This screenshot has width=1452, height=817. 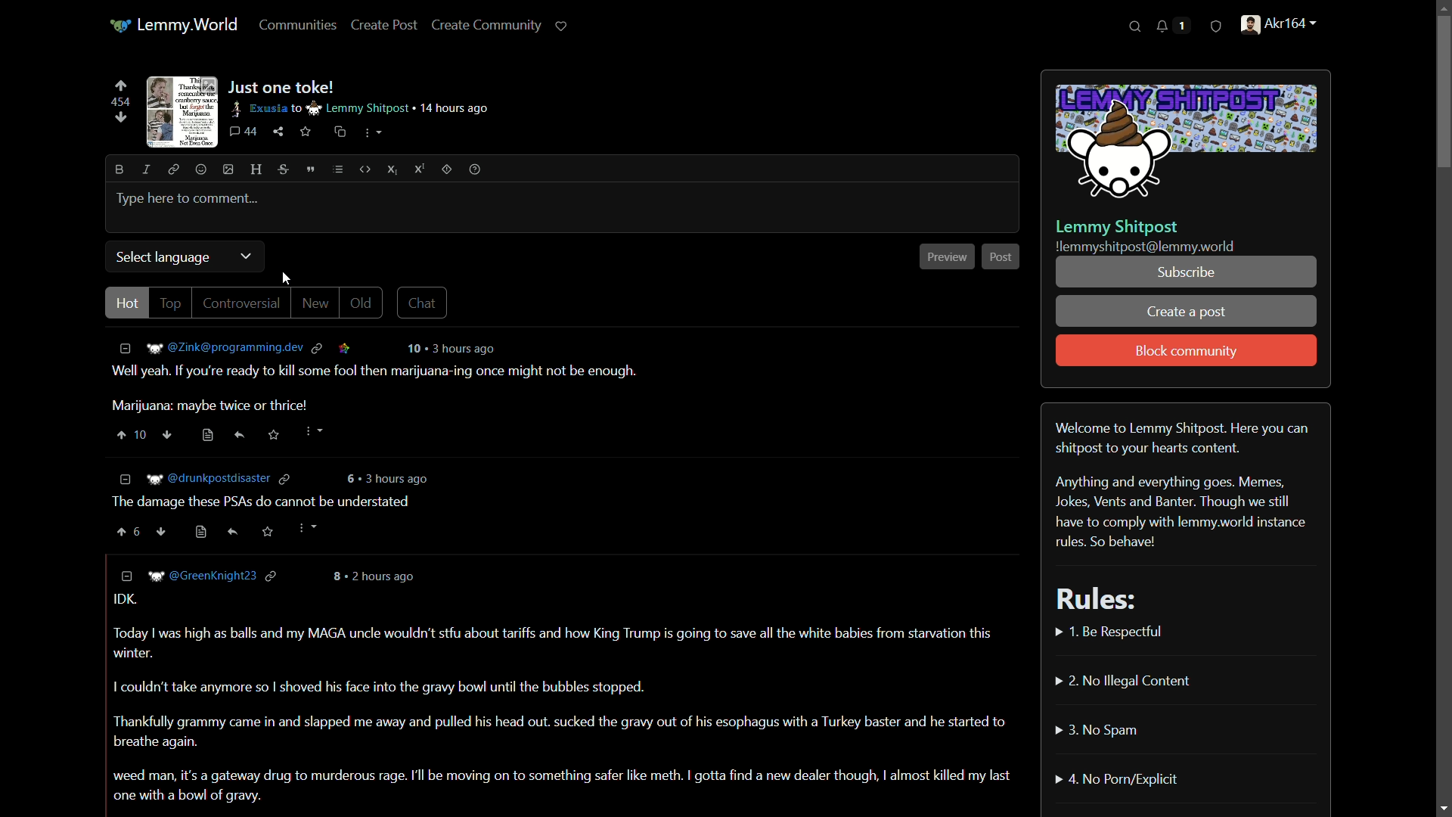 I want to click on help, so click(x=476, y=169).